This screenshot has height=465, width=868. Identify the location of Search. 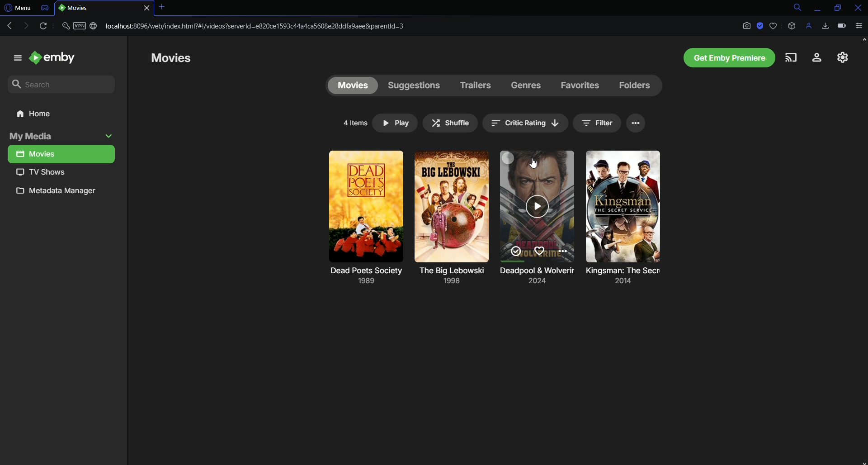
(64, 83).